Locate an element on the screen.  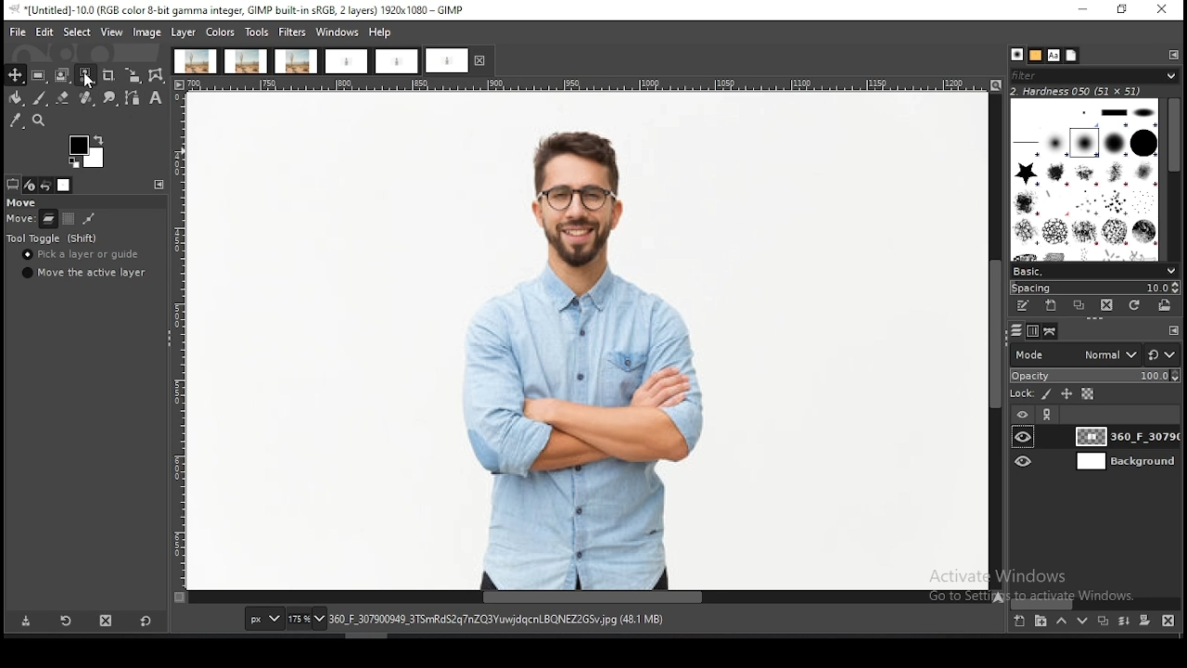
360_F_307900949_3TSmRdS2q7nZQ3YuwjdqcnLBQNEZ2GSv.jpg (48.1 mb) is located at coordinates (497, 620).